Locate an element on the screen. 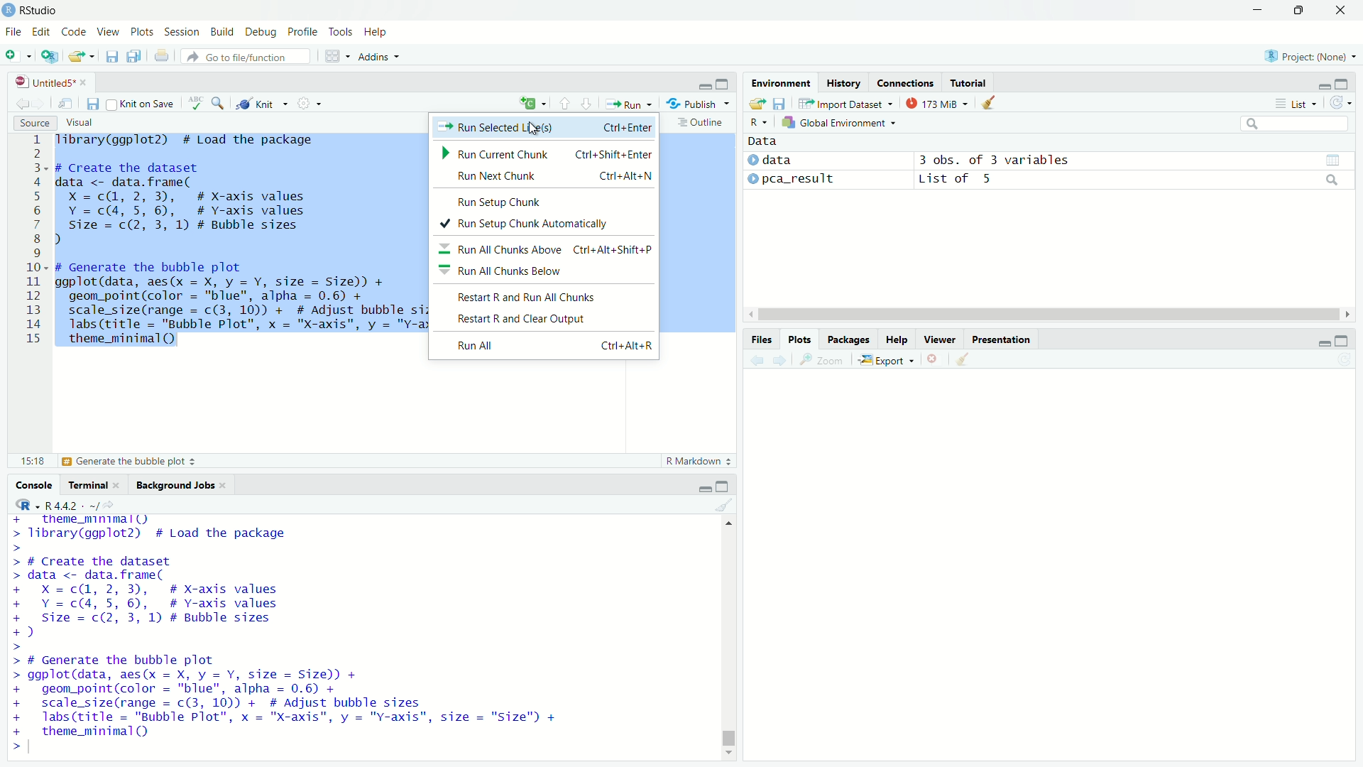 The image size is (1363, 767). minimize is located at coordinates (1325, 339).